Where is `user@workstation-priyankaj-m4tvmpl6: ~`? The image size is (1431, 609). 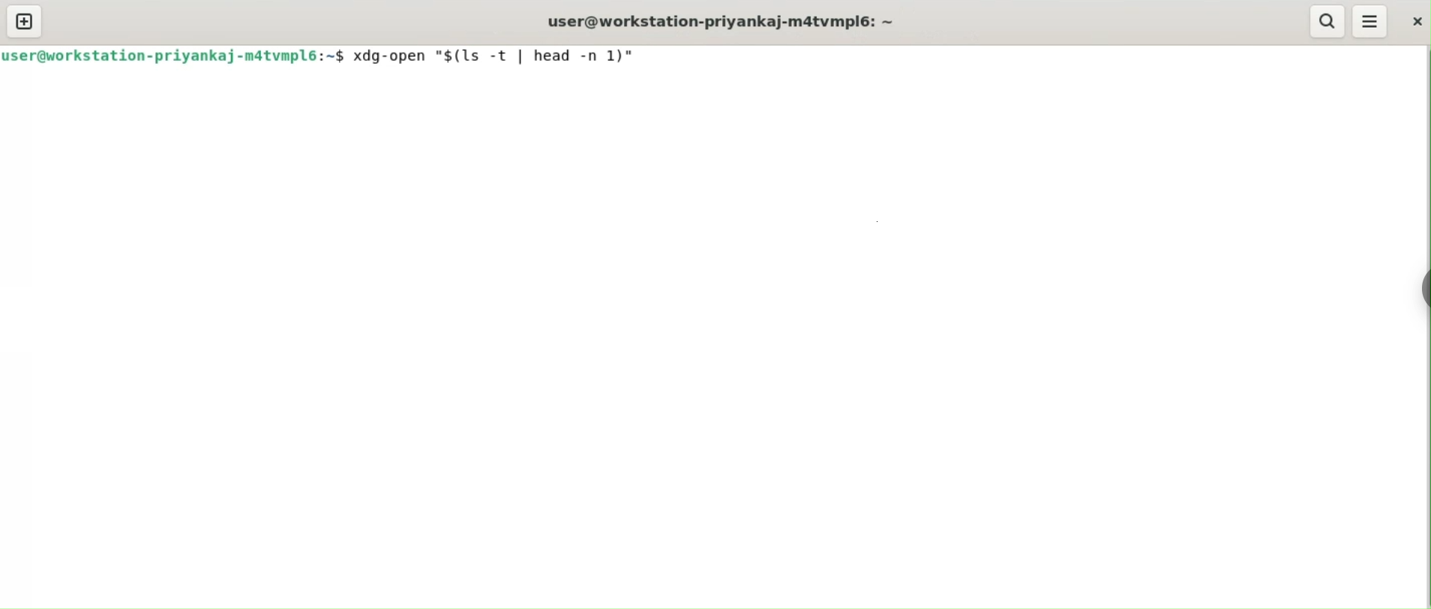
user@workstation-priyankaj-m4tvmpl6: ~ is located at coordinates (712, 21).